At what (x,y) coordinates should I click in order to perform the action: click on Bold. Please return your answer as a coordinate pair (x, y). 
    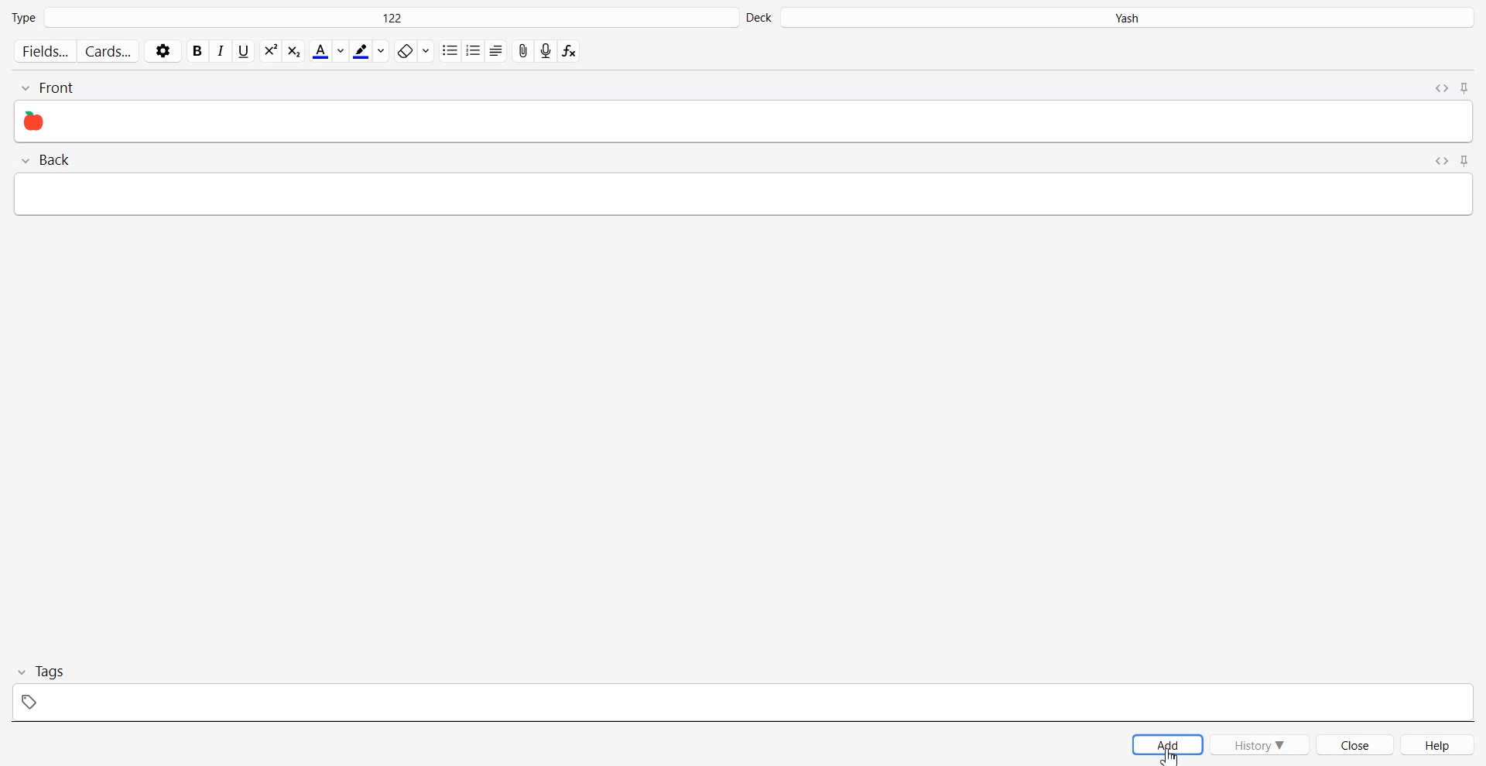
    Looking at the image, I should click on (197, 51).